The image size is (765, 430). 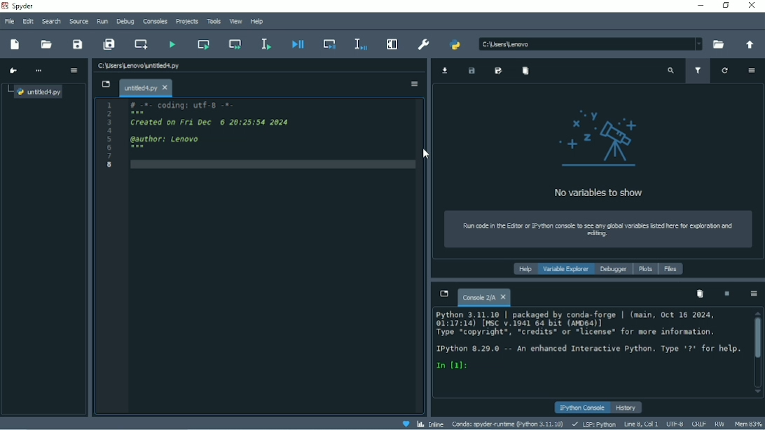 I want to click on File location, so click(x=588, y=44).